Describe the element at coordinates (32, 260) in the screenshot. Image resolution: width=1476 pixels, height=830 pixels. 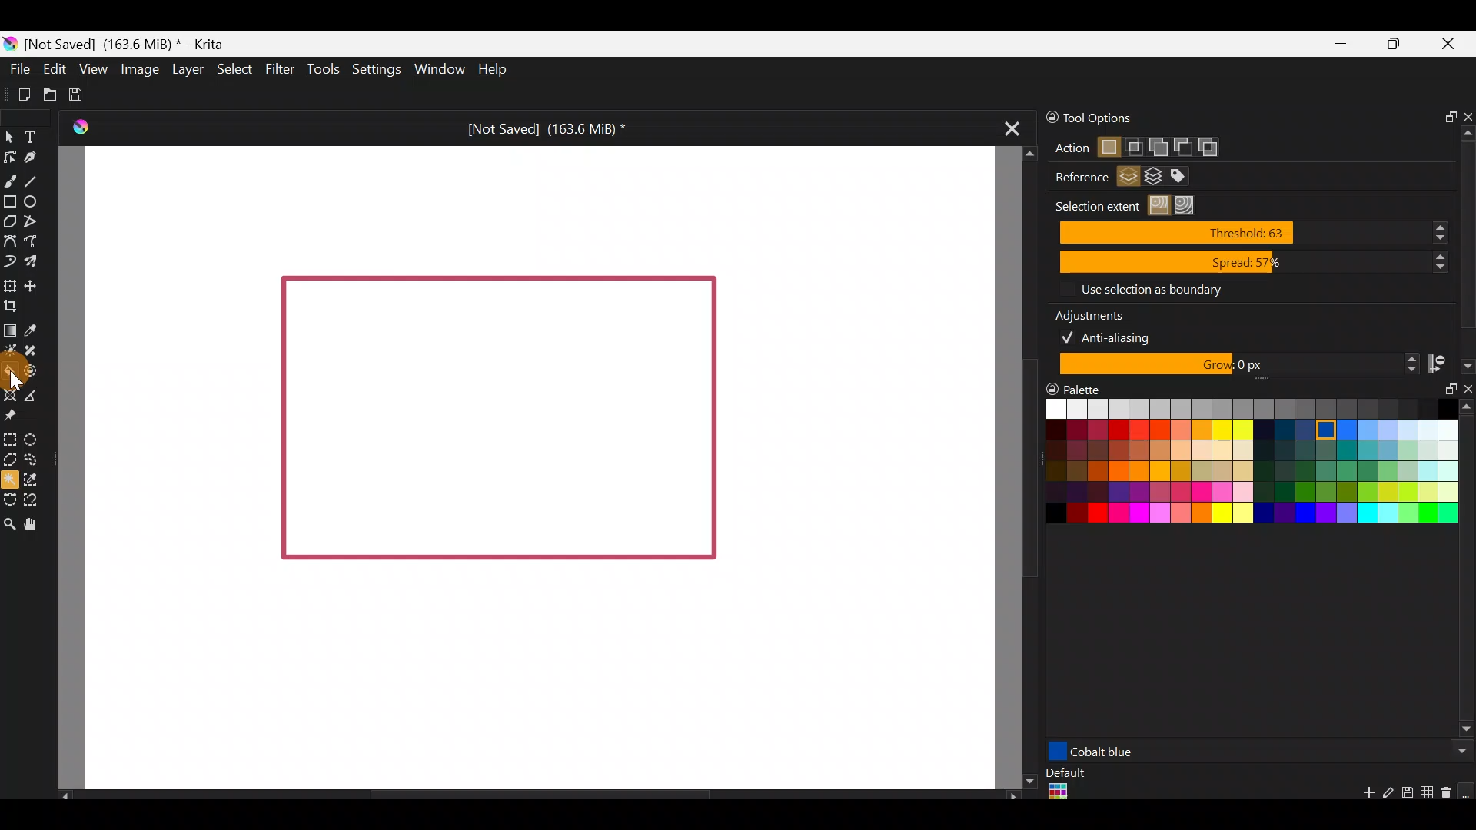
I see `Multibrush tool` at that location.